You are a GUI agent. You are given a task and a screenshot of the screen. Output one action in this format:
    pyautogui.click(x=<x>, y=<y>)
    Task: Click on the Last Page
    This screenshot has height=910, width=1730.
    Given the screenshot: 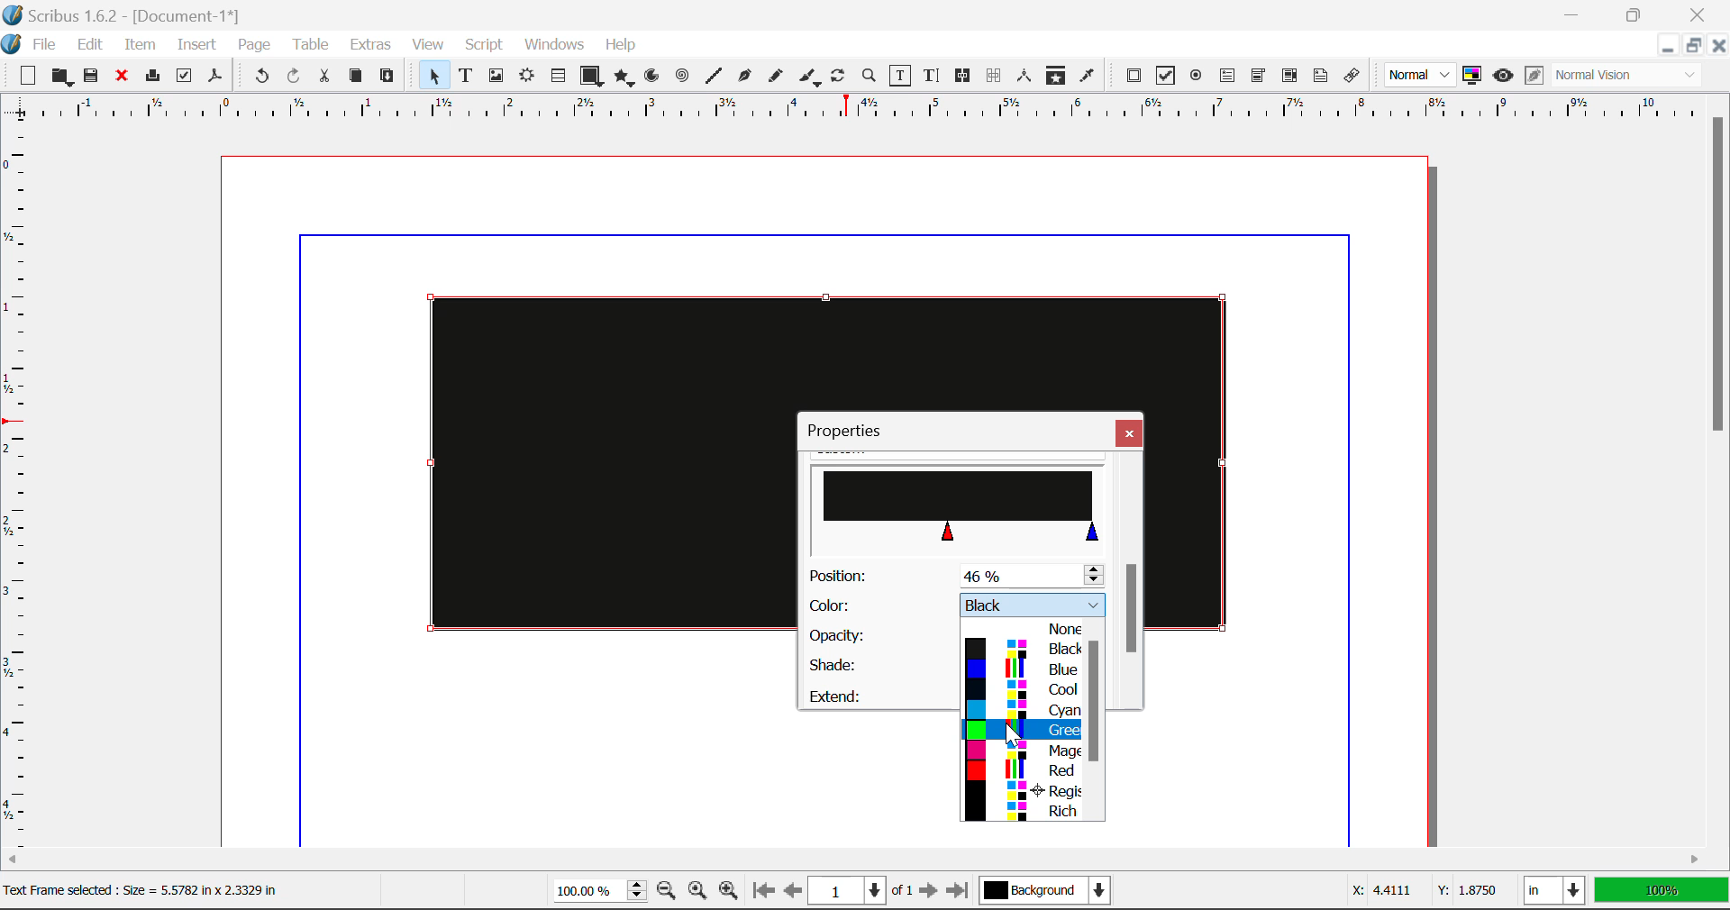 What is the action you would take?
    pyautogui.click(x=961, y=894)
    